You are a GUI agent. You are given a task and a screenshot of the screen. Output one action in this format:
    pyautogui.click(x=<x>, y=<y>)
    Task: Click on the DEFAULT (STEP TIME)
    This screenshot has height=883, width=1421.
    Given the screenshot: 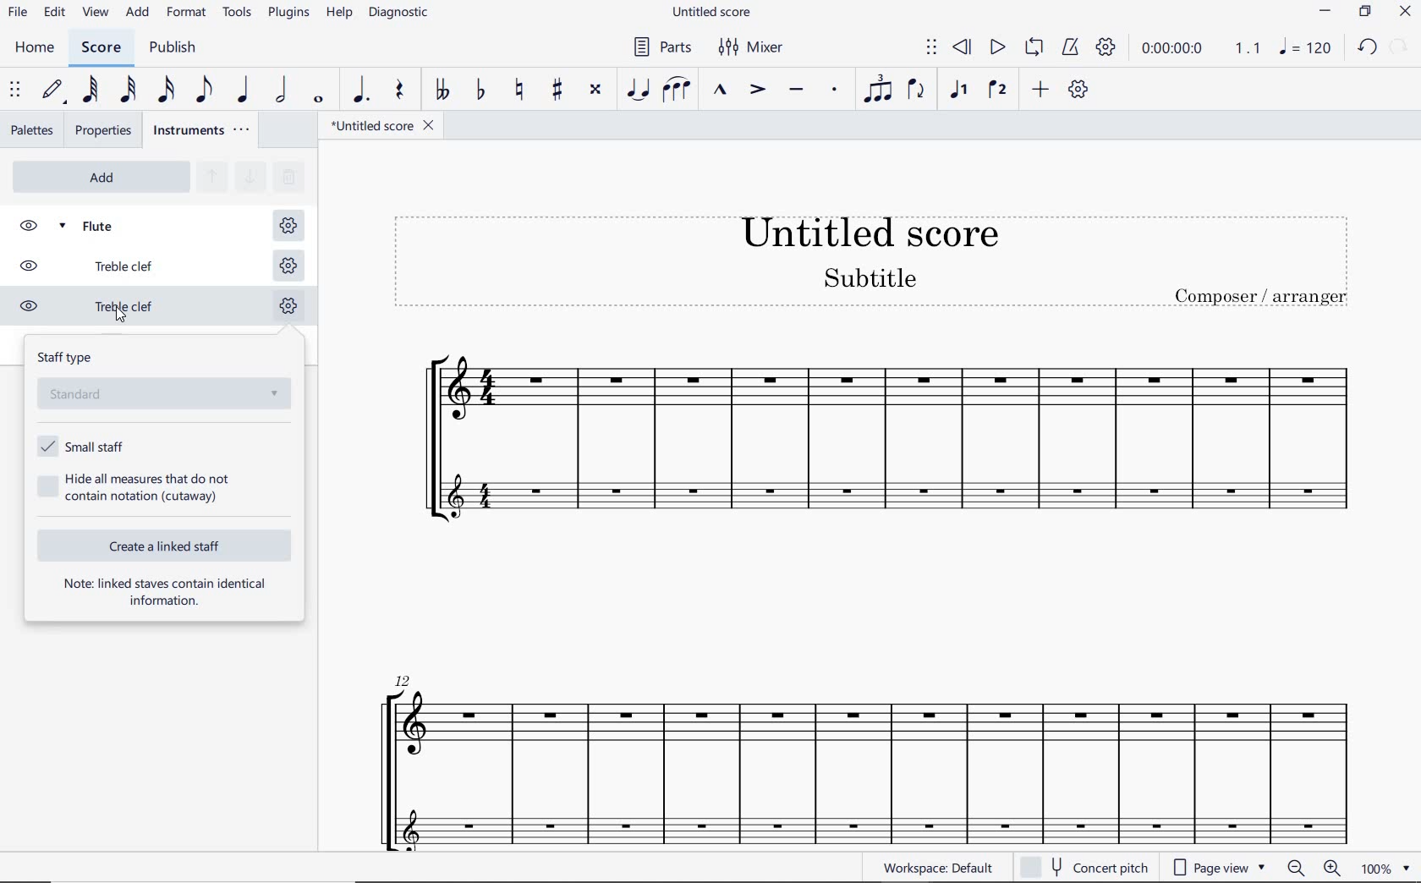 What is the action you would take?
    pyautogui.click(x=53, y=90)
    